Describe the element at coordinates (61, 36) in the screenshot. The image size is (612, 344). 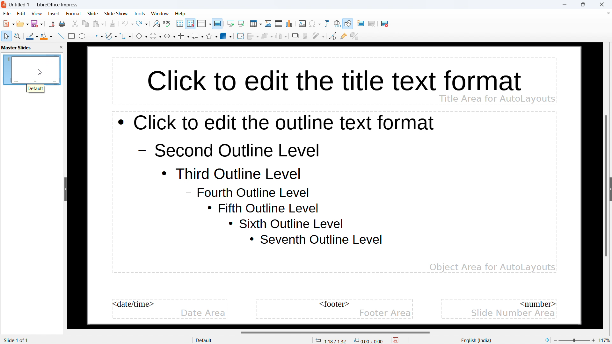
I see `insert line` at that location.